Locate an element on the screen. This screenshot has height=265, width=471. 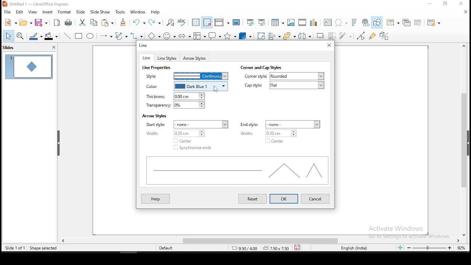
scroll bar is located at coordinates (253, 240).